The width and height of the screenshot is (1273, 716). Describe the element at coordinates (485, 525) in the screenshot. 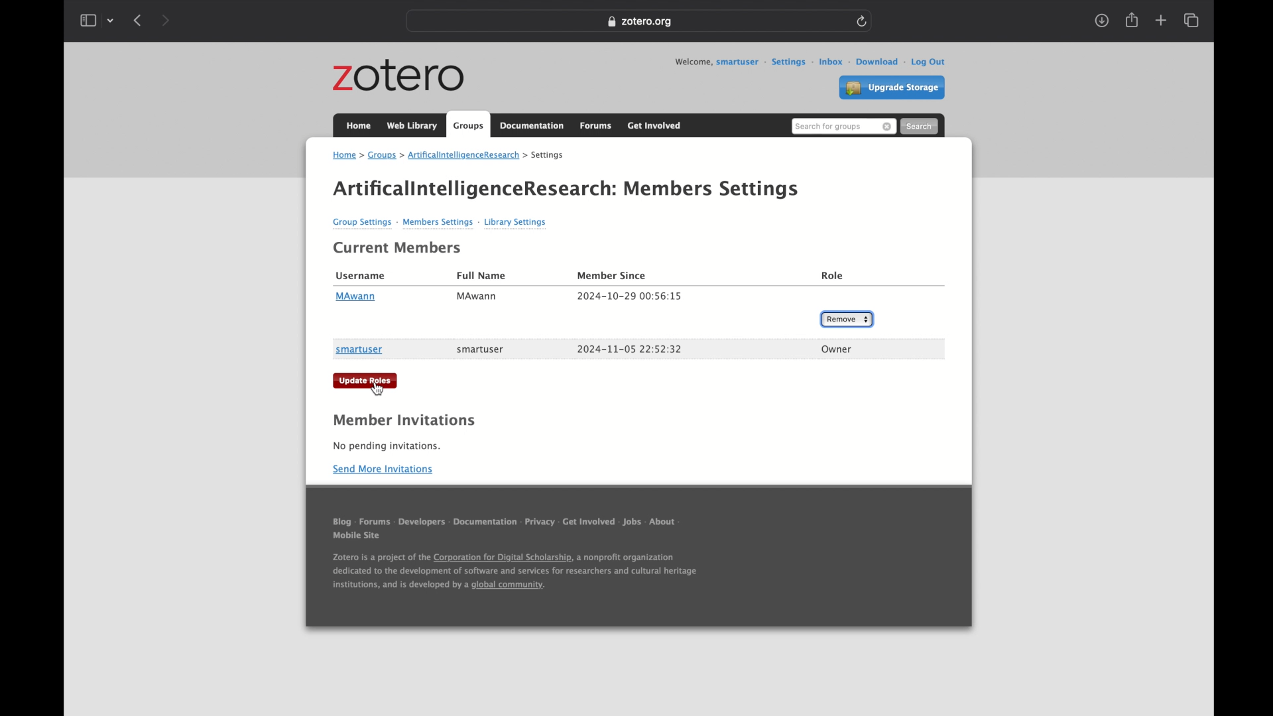

I see `documentation` at that location.